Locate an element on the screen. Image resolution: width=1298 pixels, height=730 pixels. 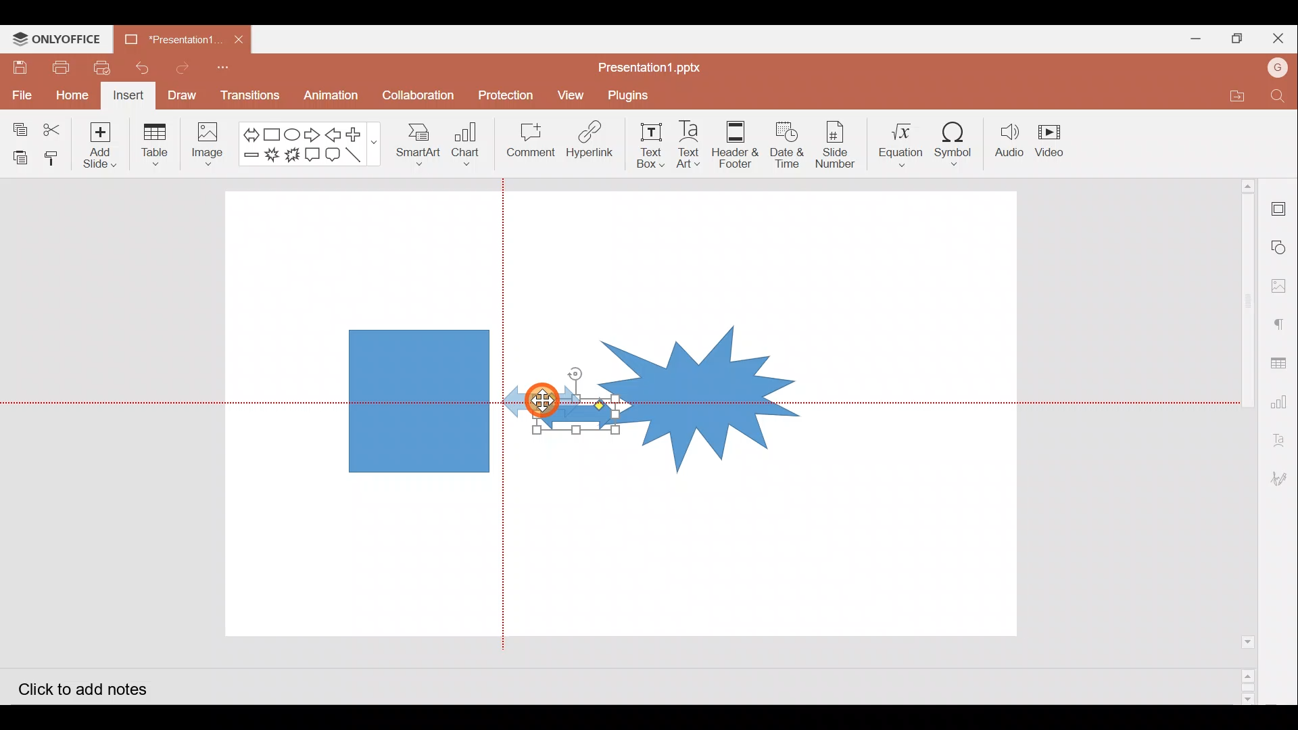
Shapes settings is located at coordinates (1280, 245).